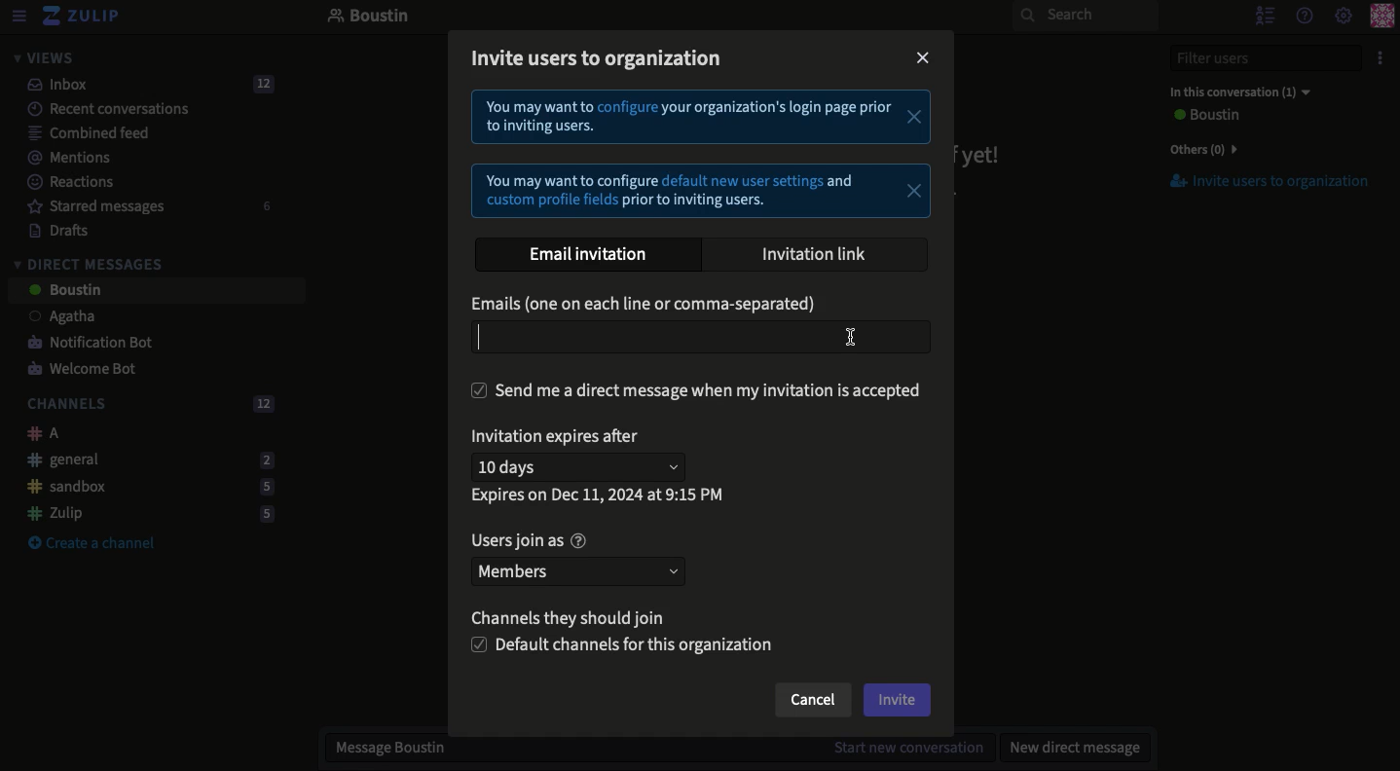 This screenshot has width=1400, height=771. Describe the element at coordinates (576, 569) in the screenshot. I see `Members` at that location.